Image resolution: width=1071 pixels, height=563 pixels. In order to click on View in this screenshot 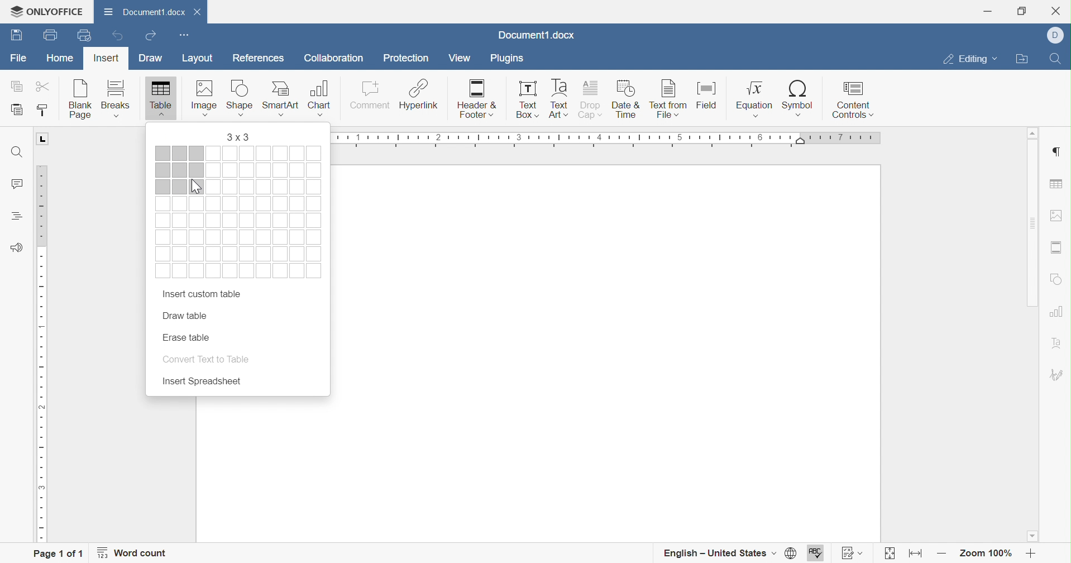, I will do `click(459, 57)`.